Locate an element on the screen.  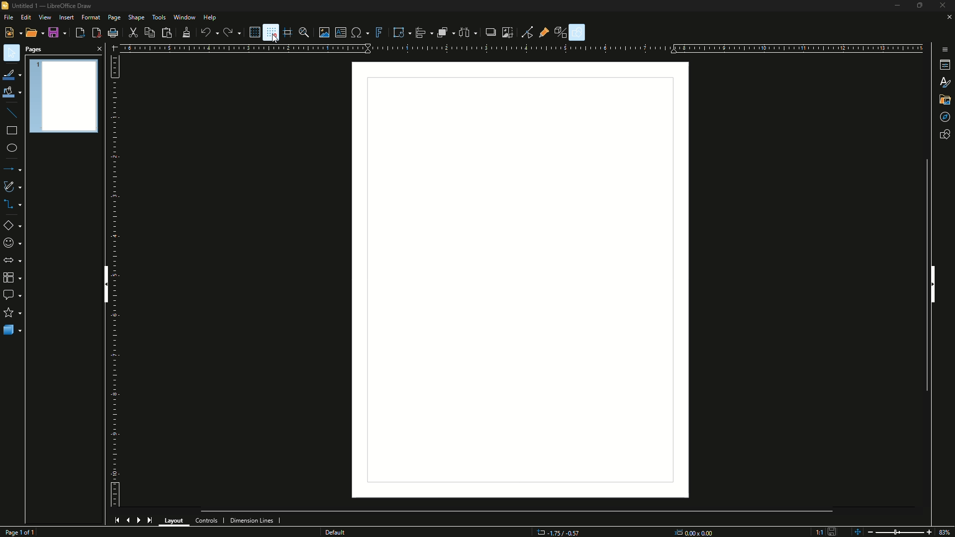
Window is located at coordinates (184, 17).